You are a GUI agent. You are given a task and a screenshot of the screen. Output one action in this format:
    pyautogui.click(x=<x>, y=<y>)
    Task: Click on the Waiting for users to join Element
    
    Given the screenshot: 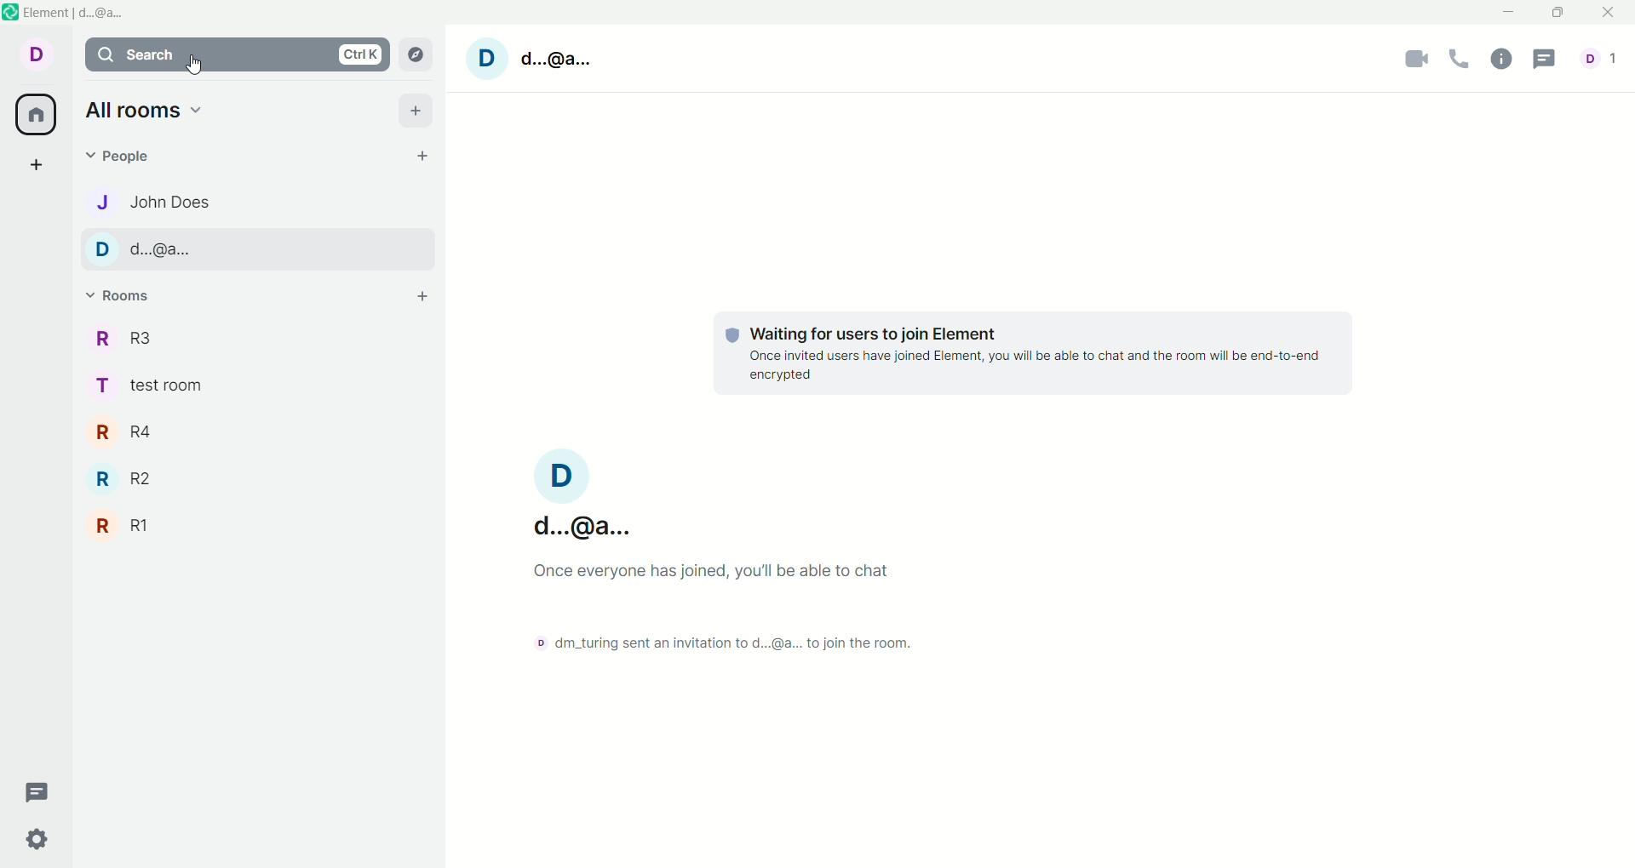 What is the action you would take?
    pyautogui.click(x=875, y=334)
    